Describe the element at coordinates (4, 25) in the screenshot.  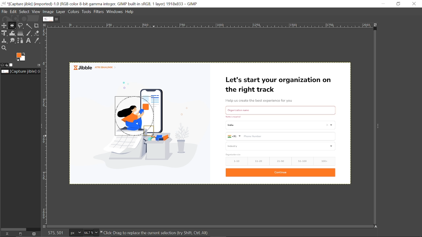
I see `Move tool` at that location.